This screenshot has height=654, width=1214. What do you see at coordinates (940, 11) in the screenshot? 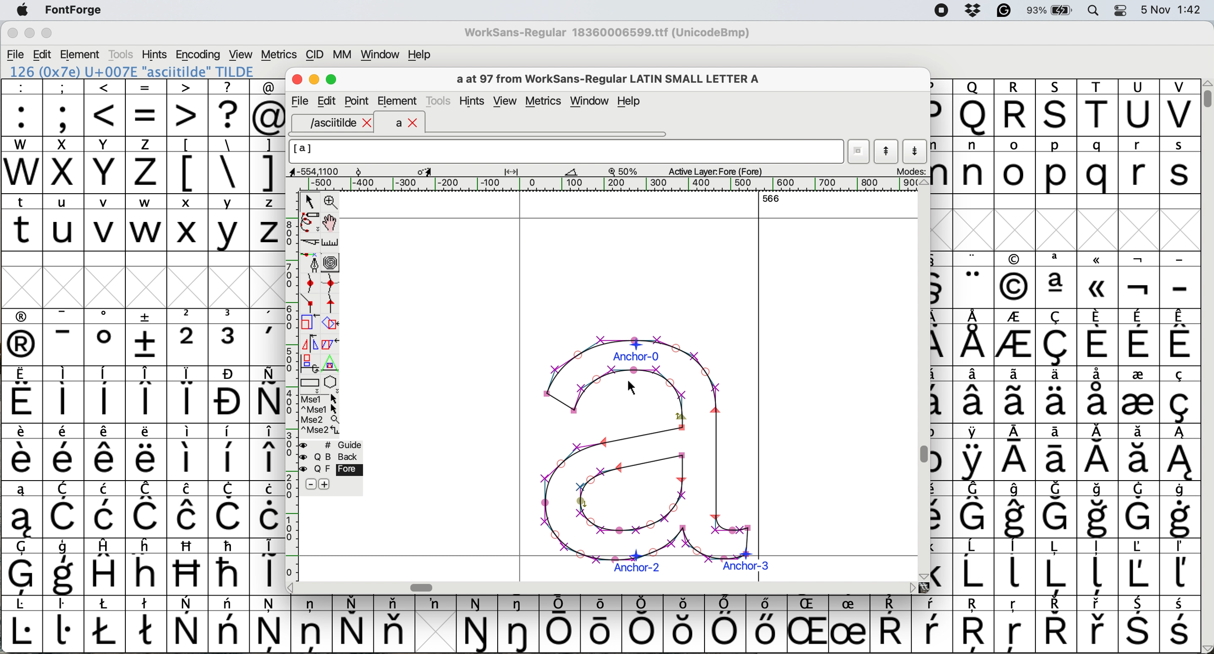
I see `screen recorder` at bounding box center [940, 11].